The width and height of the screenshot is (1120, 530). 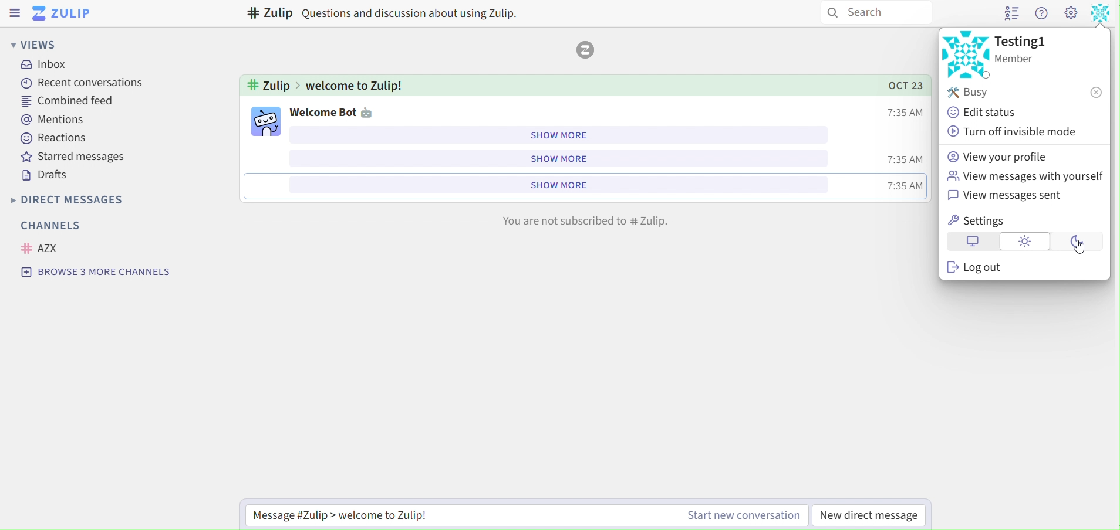 I want to click on #Zulip Question and discussion about using Zulip, so click(x=384, y=13).